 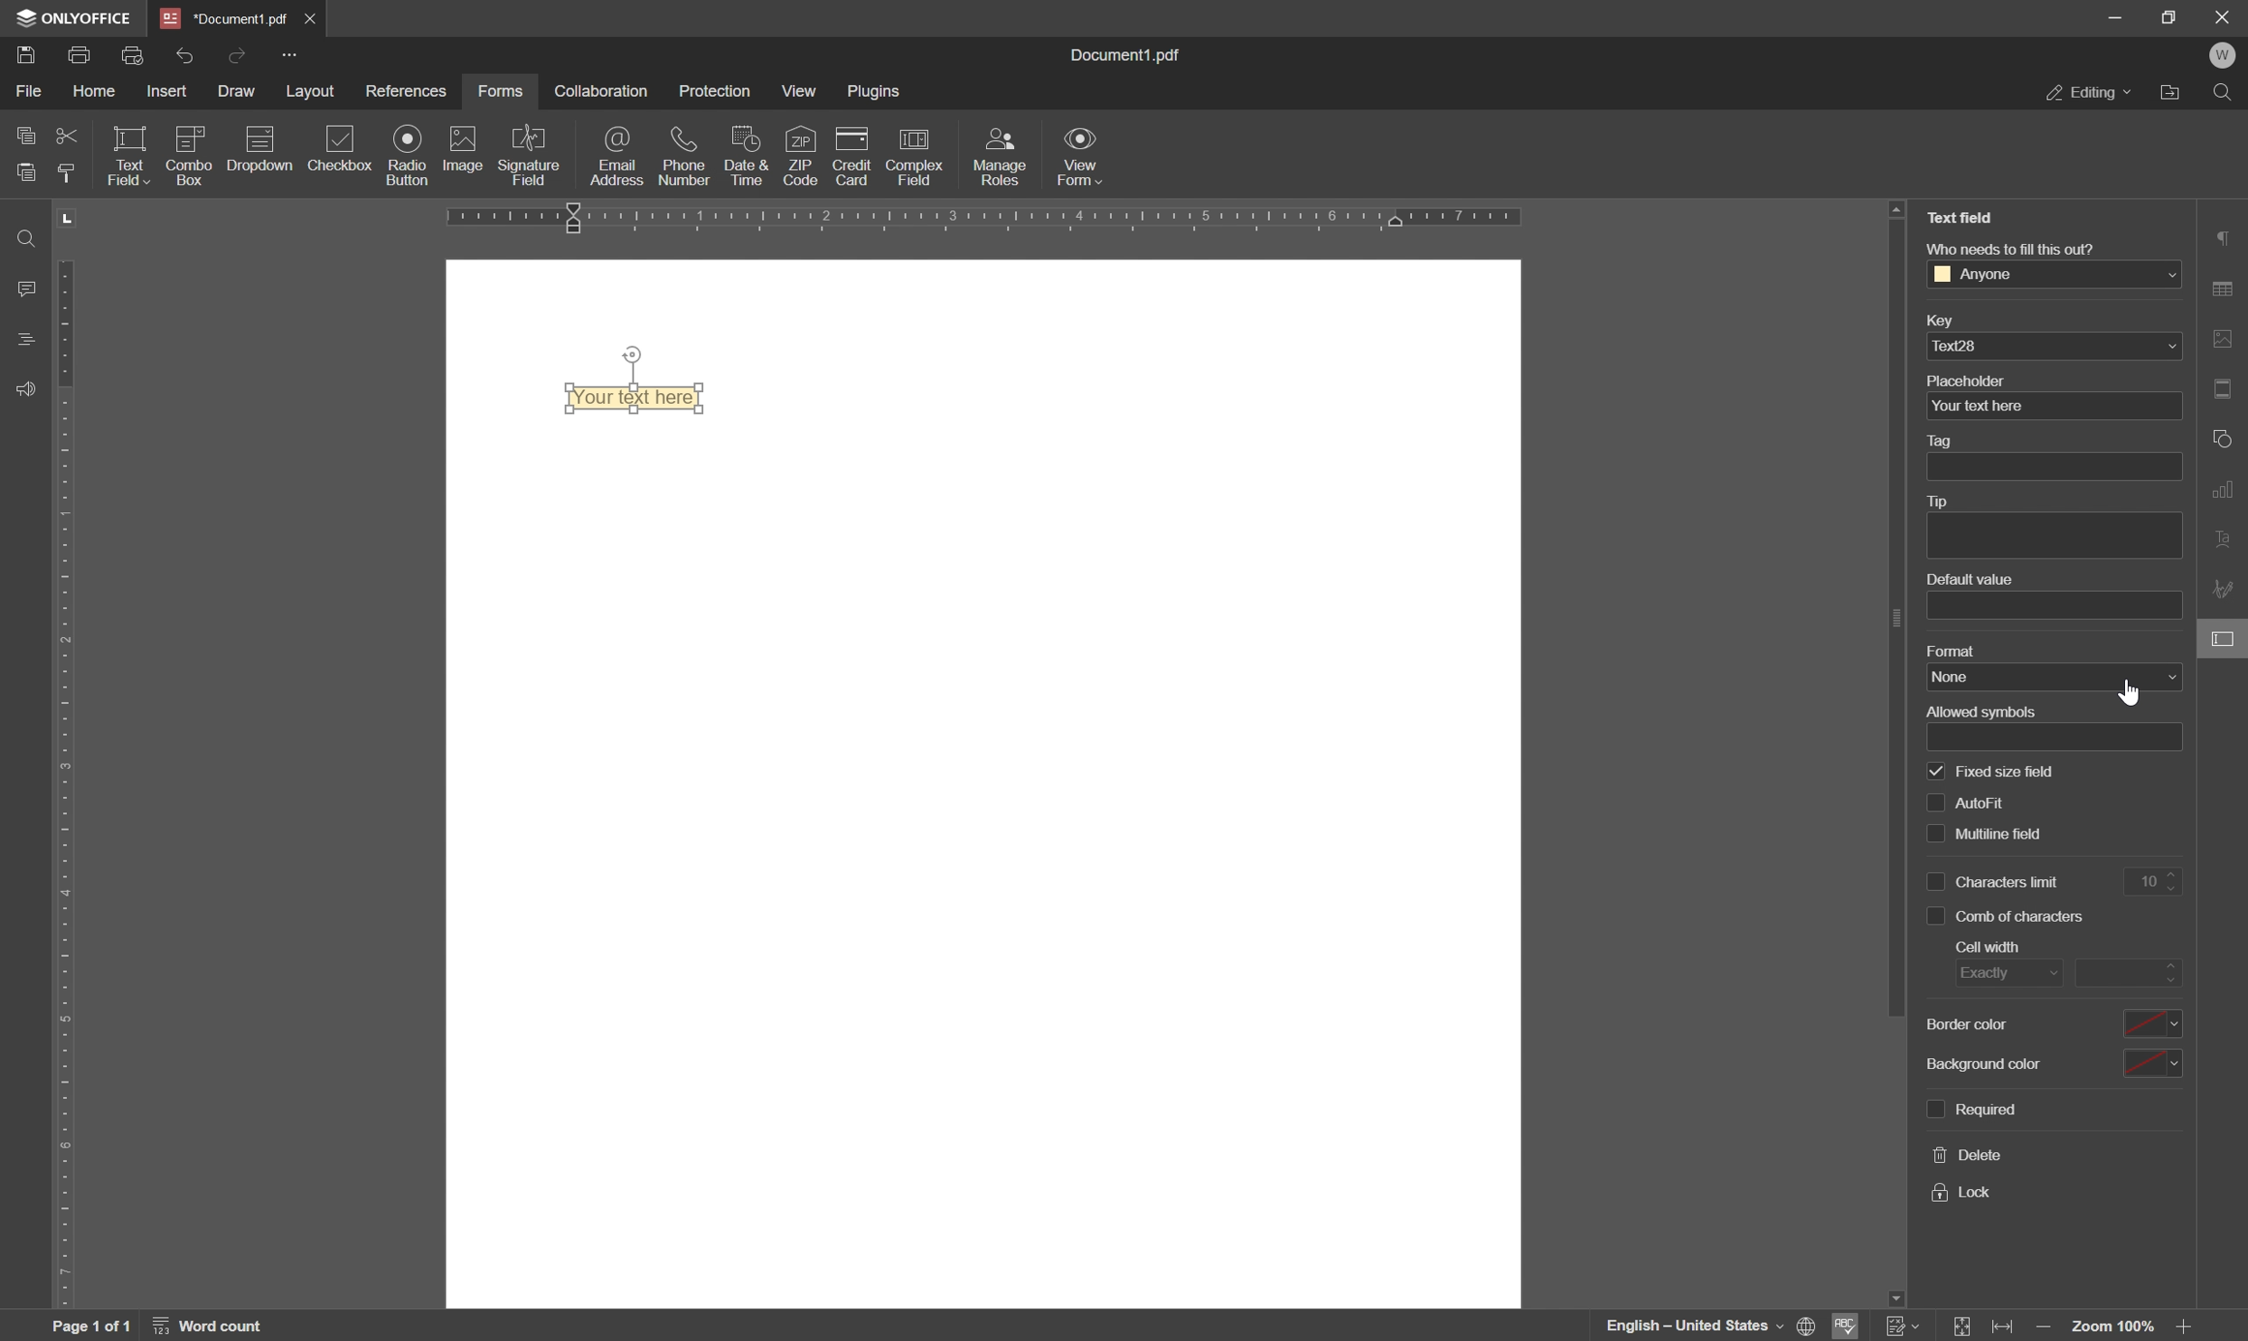 What do you see at coordinates (346, 145) in the screenshot?
I see `checkbox` at bounding box center [346, 145].